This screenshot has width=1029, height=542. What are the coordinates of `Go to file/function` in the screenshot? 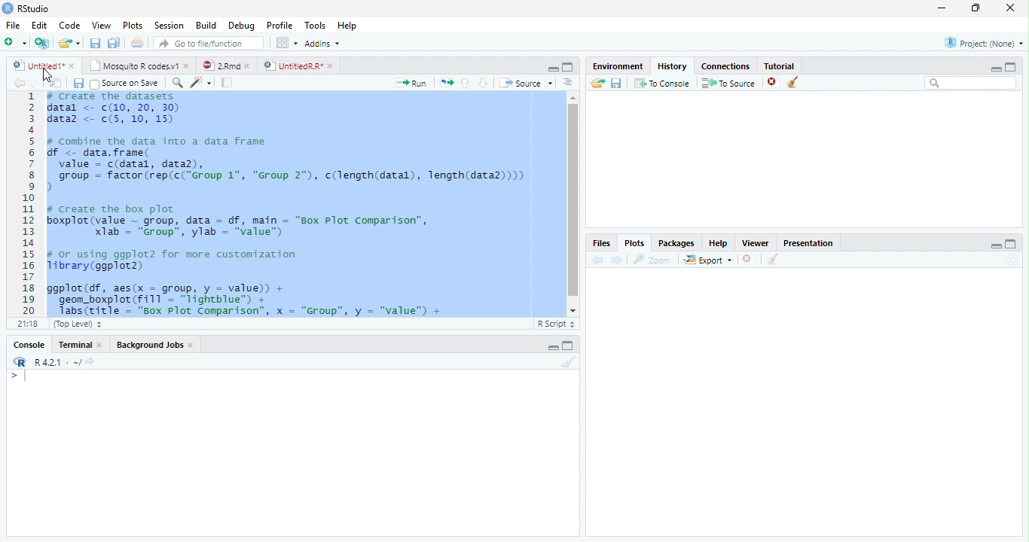 It's located at (209, 43).